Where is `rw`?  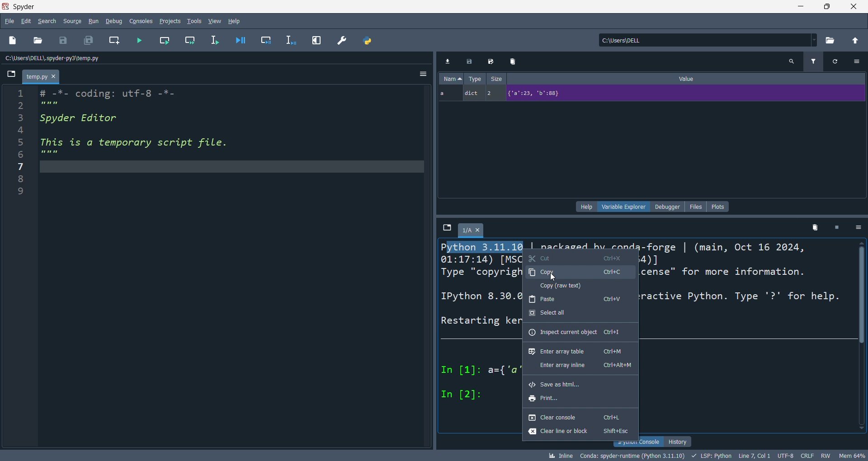 rw is located at coordinates (825, 455).